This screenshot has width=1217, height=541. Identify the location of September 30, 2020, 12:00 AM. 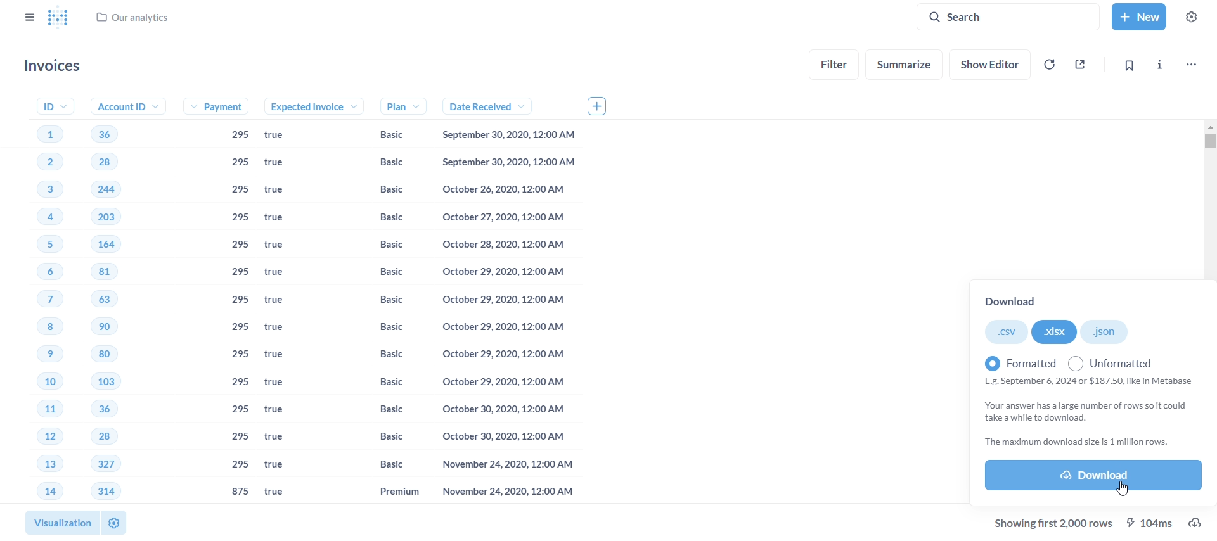
(512, 136).